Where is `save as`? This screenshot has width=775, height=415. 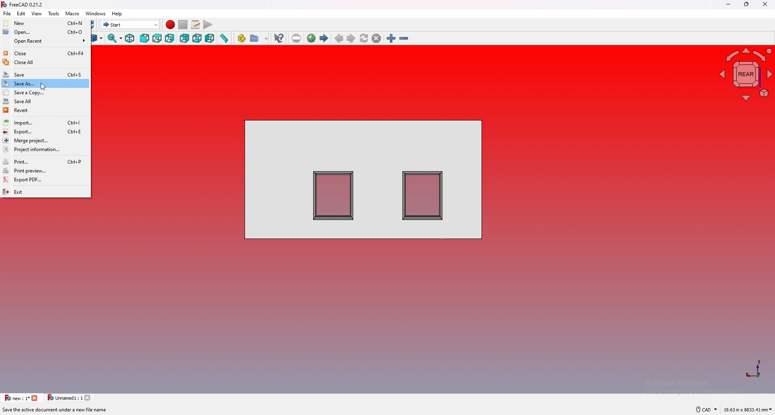
save as is located at coordinates (44, 83).